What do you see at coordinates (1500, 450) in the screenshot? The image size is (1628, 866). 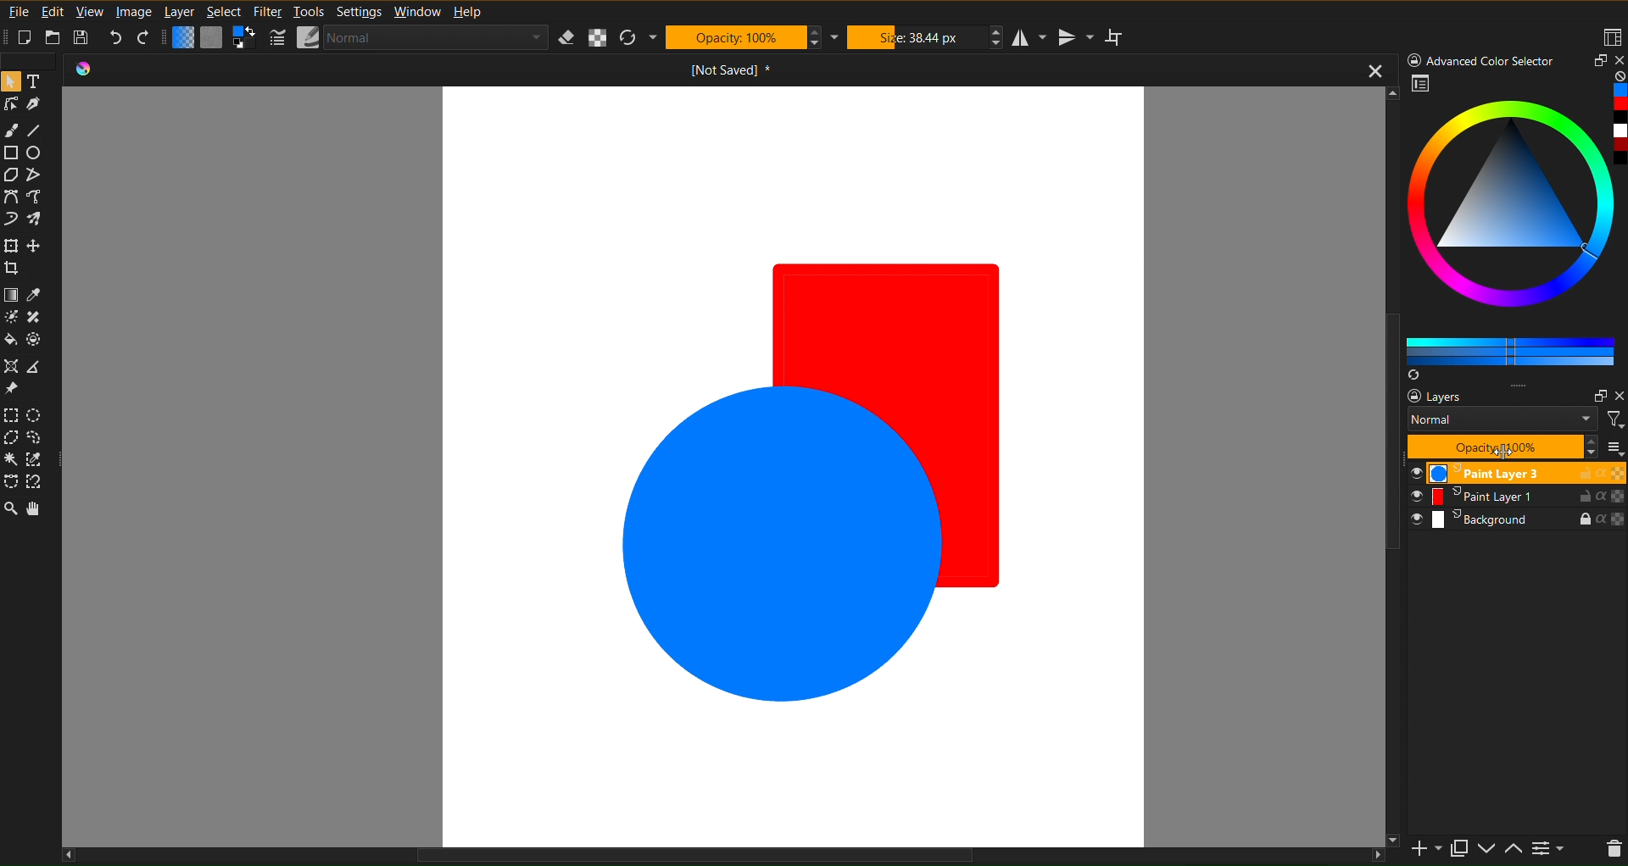 I see `cursor` at bounding box center [1500, 450].